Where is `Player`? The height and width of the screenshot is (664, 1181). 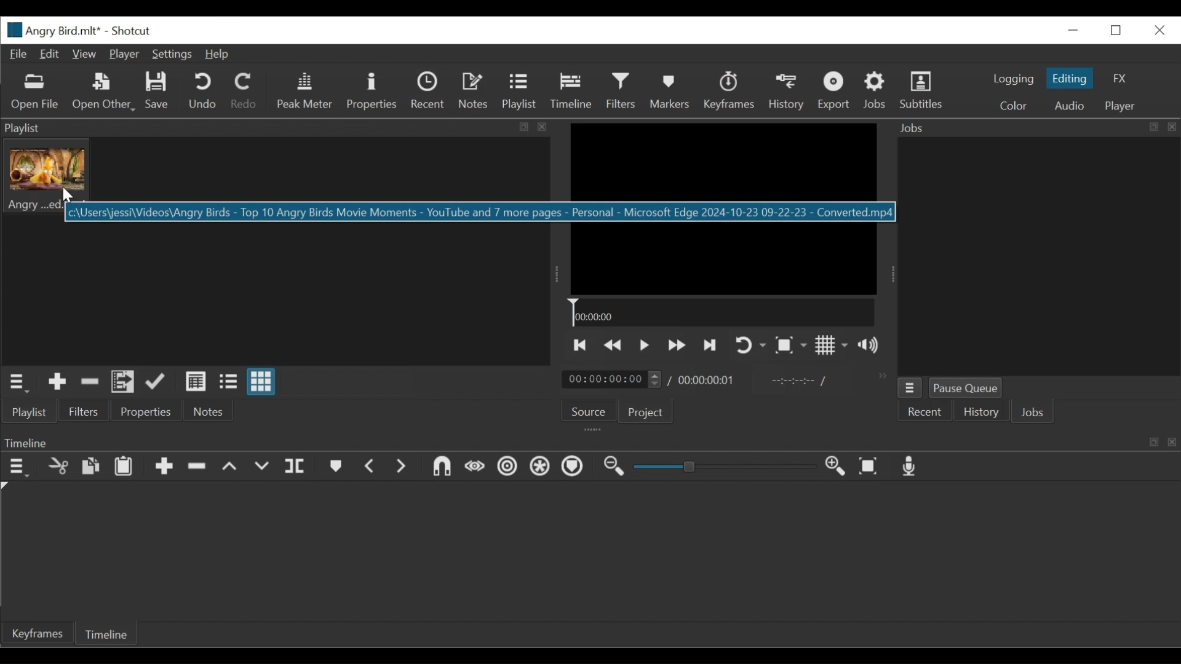
Player is located at coordinates (124, 54).